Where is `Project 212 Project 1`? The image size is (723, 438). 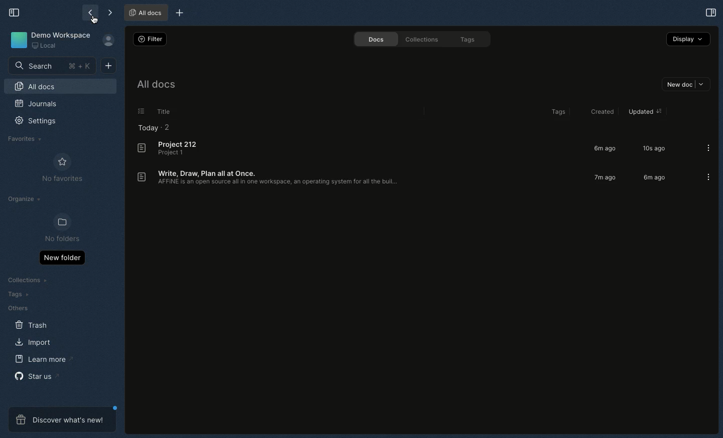 Project 212 Project 1 is located at coordinates (175, 150).